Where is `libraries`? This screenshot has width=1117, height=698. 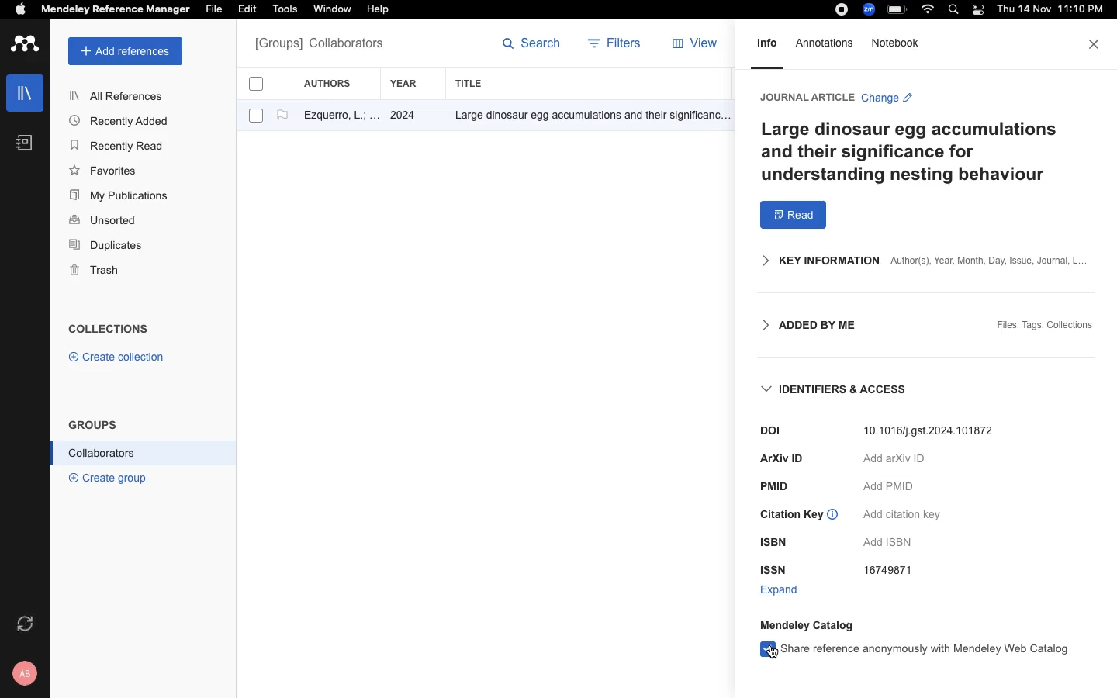 libraries is located at coordinates (23, 92).